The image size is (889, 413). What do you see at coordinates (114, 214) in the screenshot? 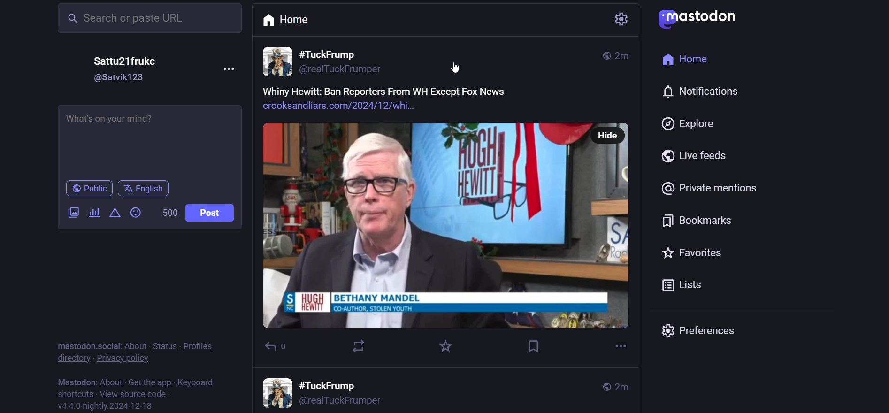
I see `content warning` at bounding box center [114, 214].